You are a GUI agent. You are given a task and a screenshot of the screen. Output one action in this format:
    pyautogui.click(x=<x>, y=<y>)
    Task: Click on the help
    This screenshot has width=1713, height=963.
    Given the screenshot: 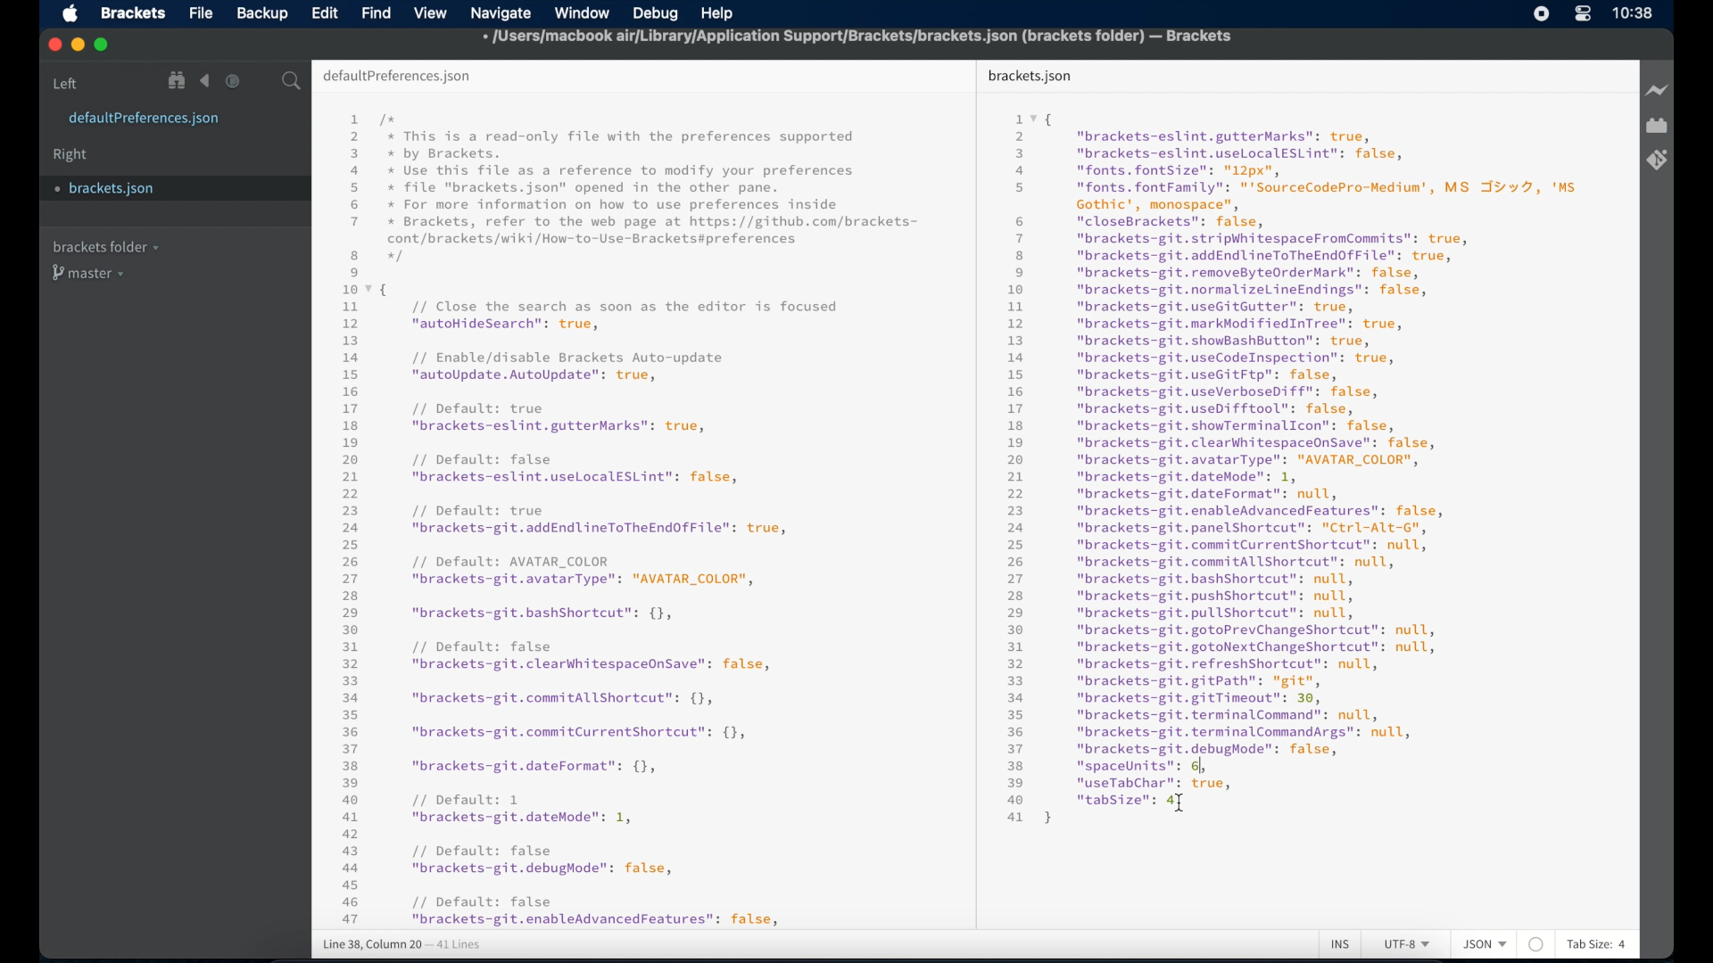 What is the action you would take?
    pyautogui.click(x=717, y=15)
    